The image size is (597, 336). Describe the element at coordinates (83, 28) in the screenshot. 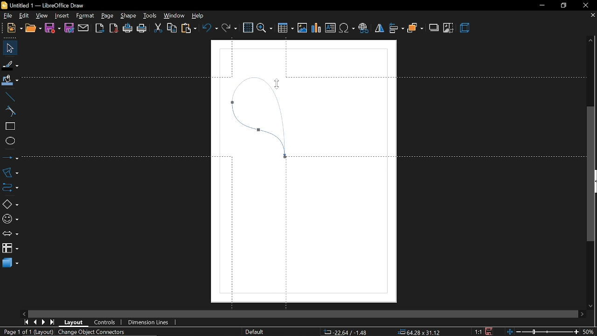

I see `attach` at that location.